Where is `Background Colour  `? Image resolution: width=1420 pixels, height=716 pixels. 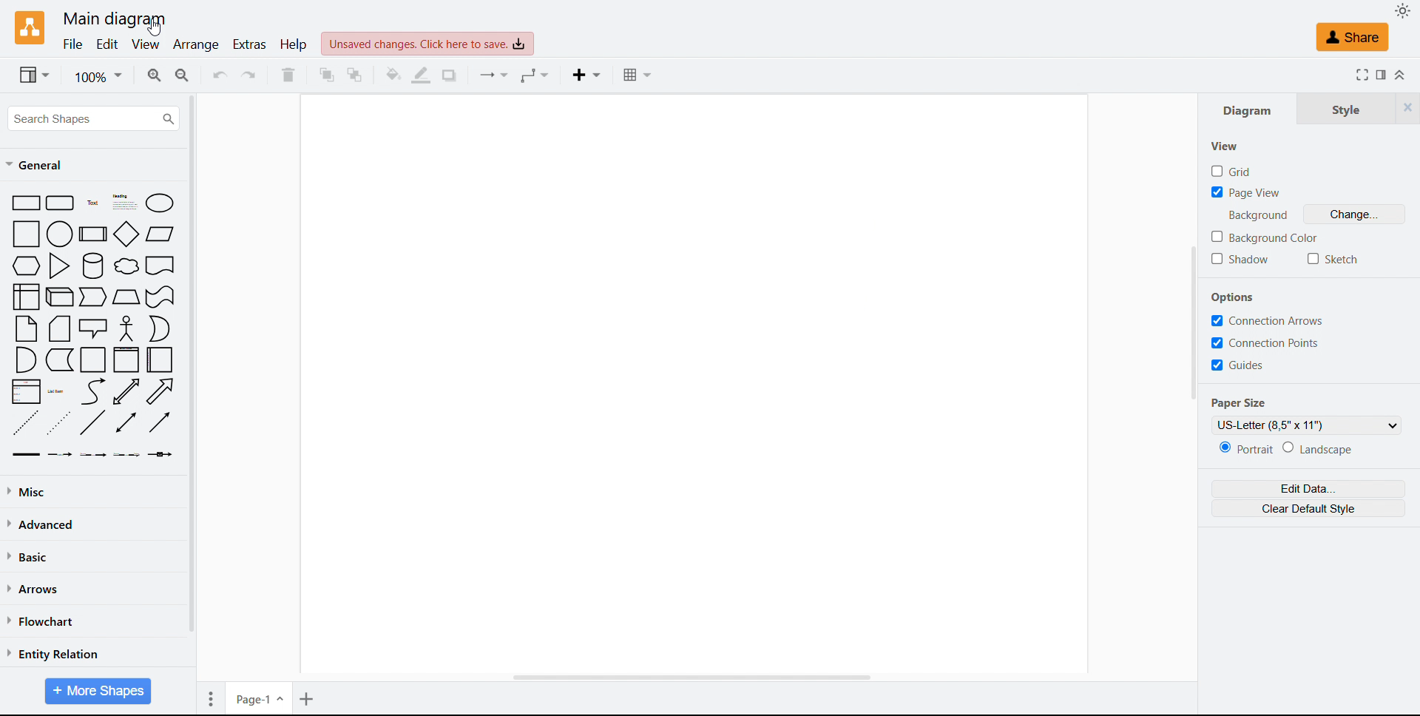
Background Colour   is located at coordinates (1263, 237).